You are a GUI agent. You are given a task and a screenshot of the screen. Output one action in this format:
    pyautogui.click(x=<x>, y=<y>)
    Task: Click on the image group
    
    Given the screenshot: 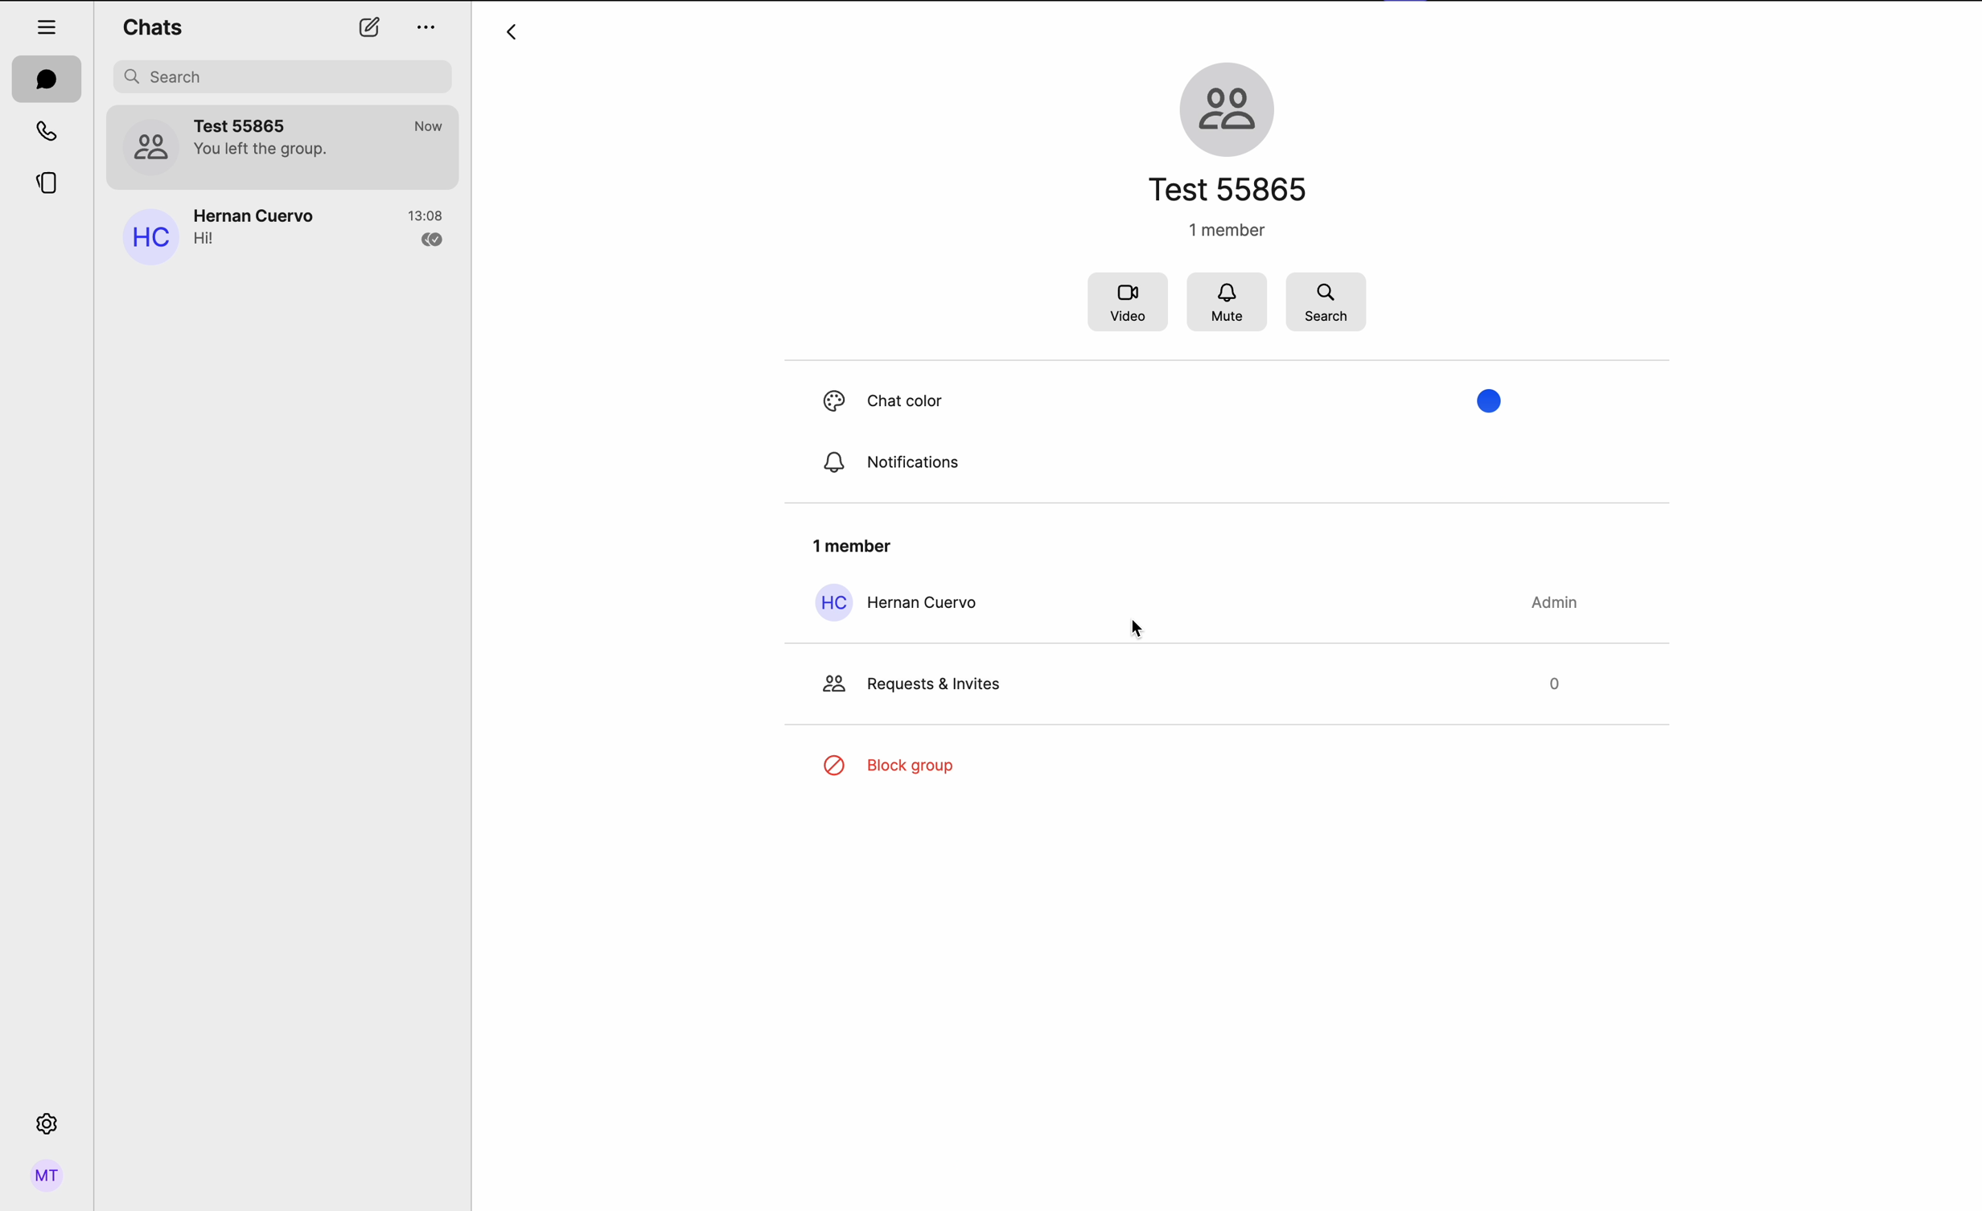 What is the action you would take?
    pyautogui.click(x=1232, y=106)
    